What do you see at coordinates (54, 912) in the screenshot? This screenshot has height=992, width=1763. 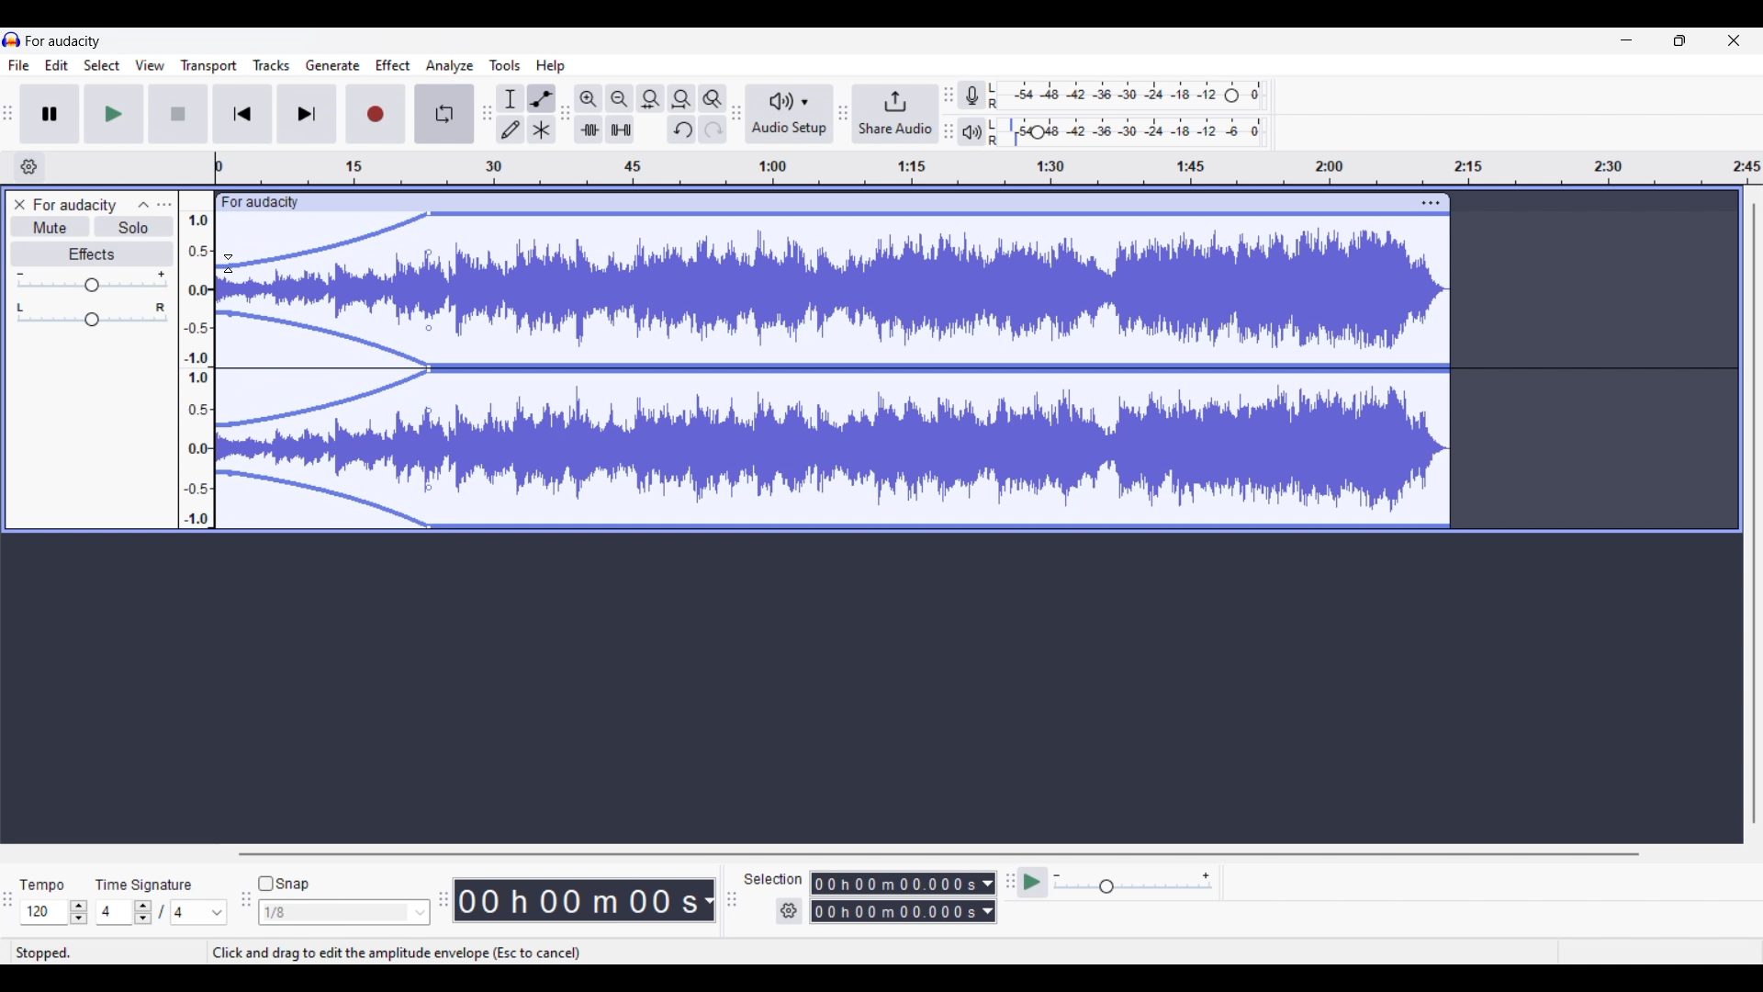 I see `Tempo settings` at bounding box center [54, 912].